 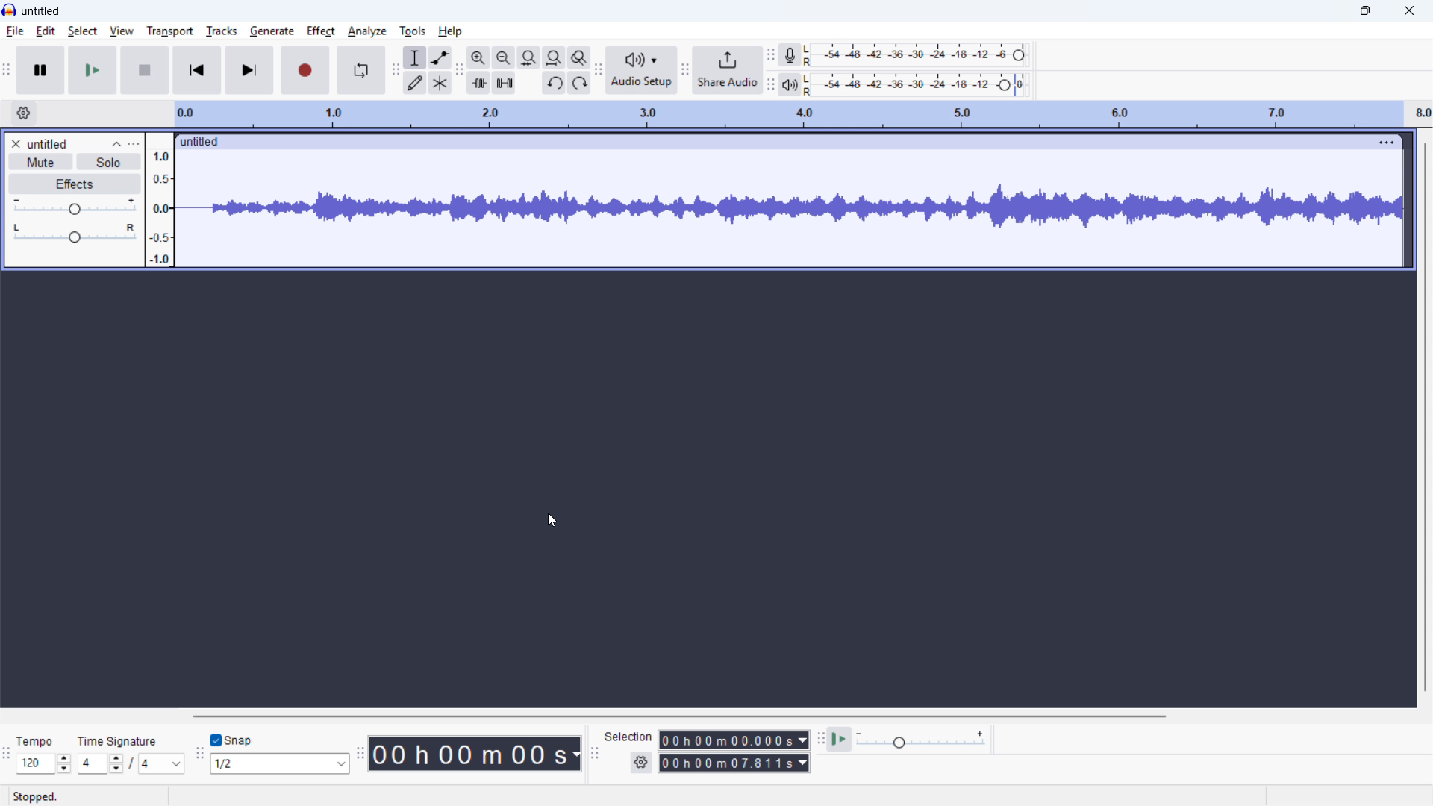 I want to click on set Time signature, so click(x=132, y=763).